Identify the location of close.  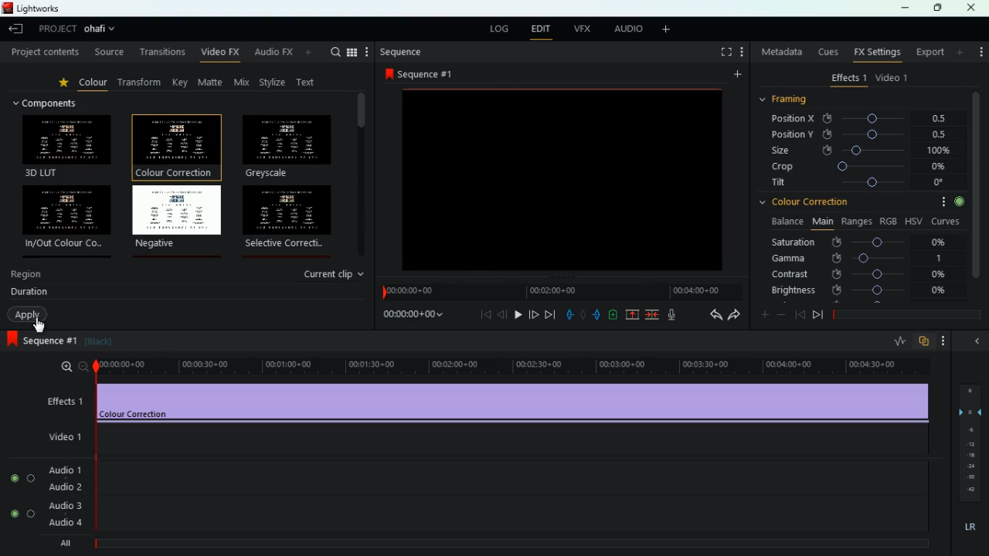
(975, 8).